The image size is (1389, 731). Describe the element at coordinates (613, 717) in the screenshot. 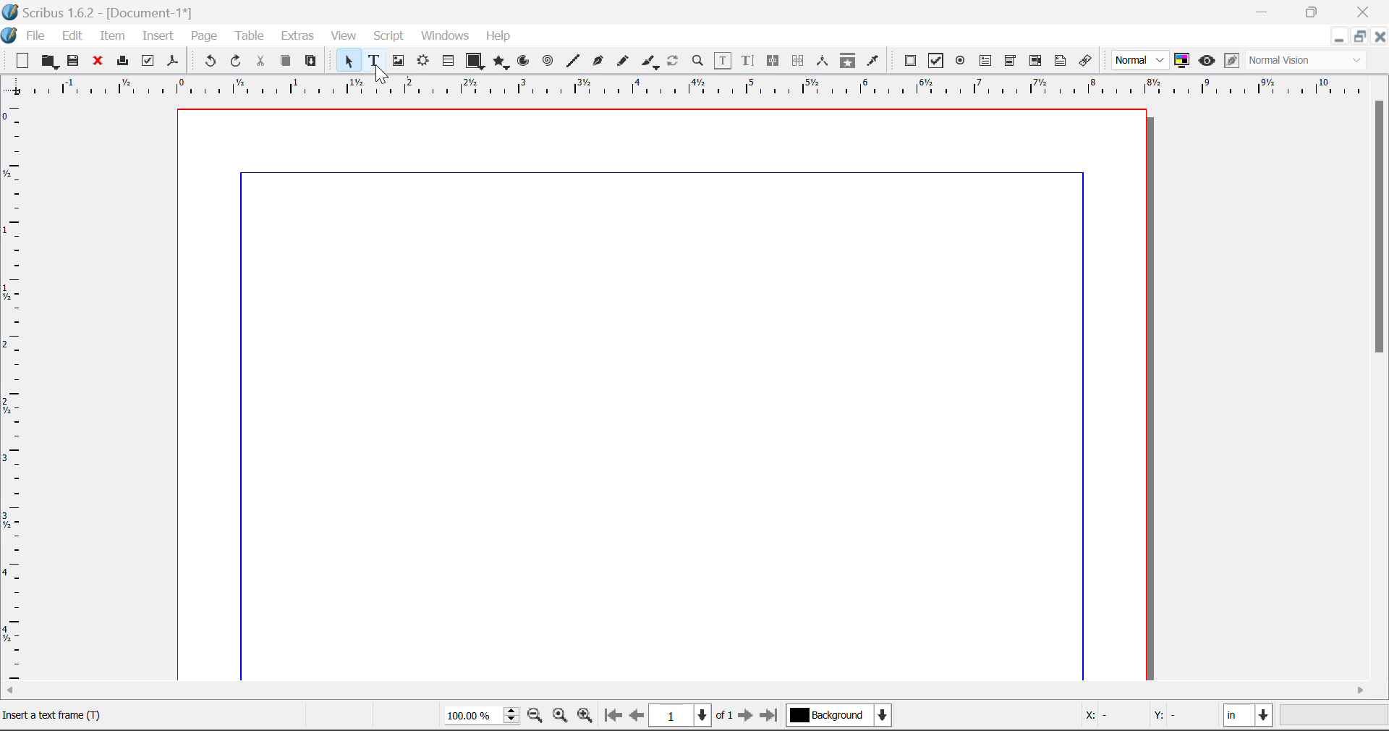

I see `First Page` at that location.